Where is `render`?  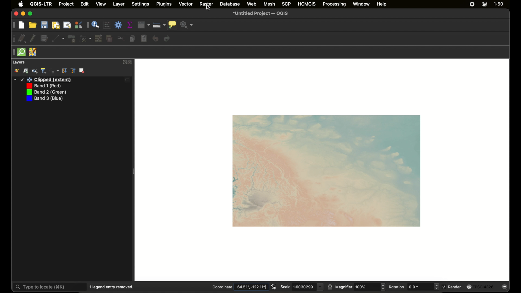 render is located at coordinates (452, 286).